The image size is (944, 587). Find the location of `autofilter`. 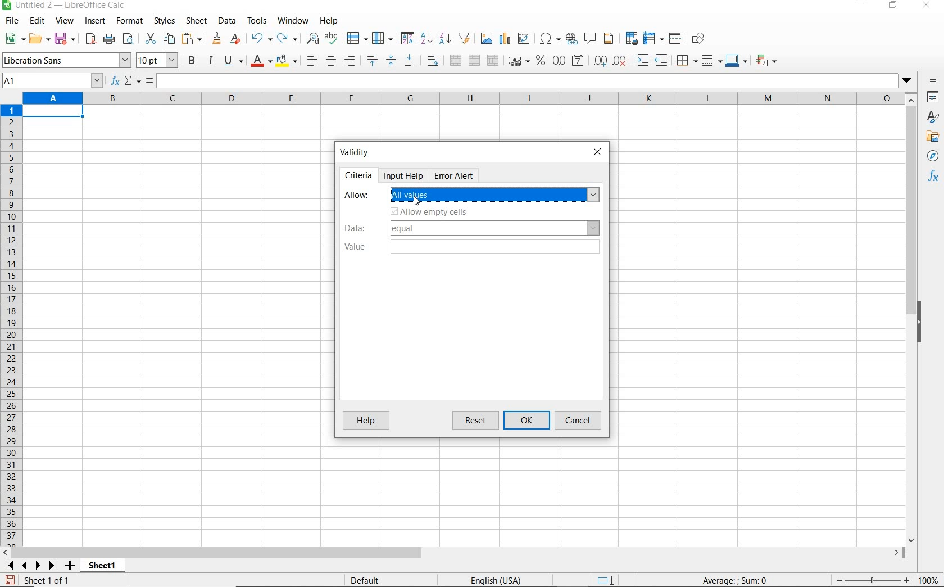

autofilter is located at coordinates (464, 38).